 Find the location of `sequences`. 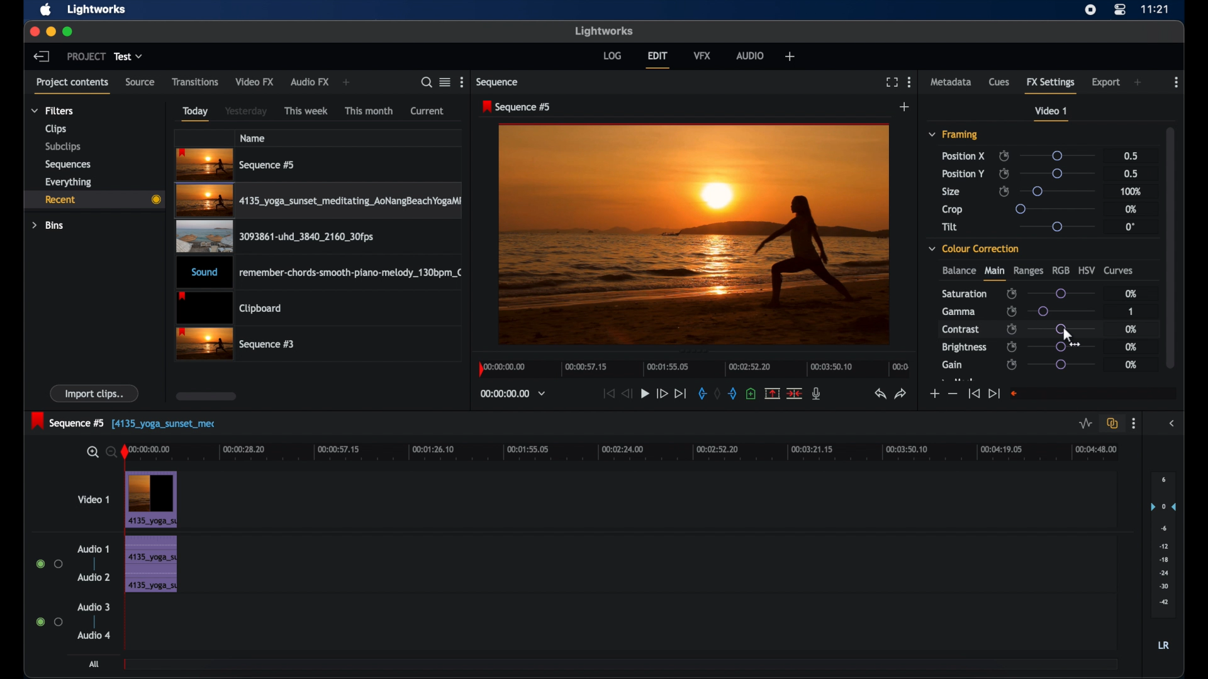

sequences is located at coordinates (68, 165).